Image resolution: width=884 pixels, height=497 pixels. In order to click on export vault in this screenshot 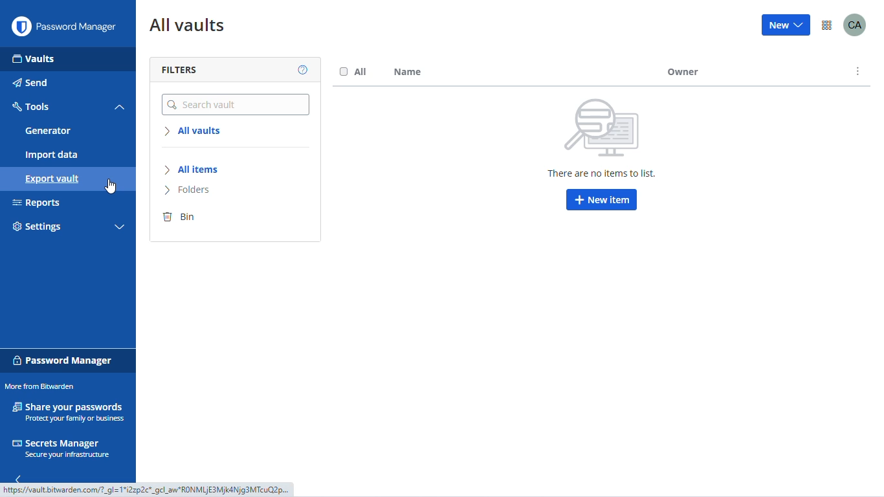, I will do `click(52, 180)`.